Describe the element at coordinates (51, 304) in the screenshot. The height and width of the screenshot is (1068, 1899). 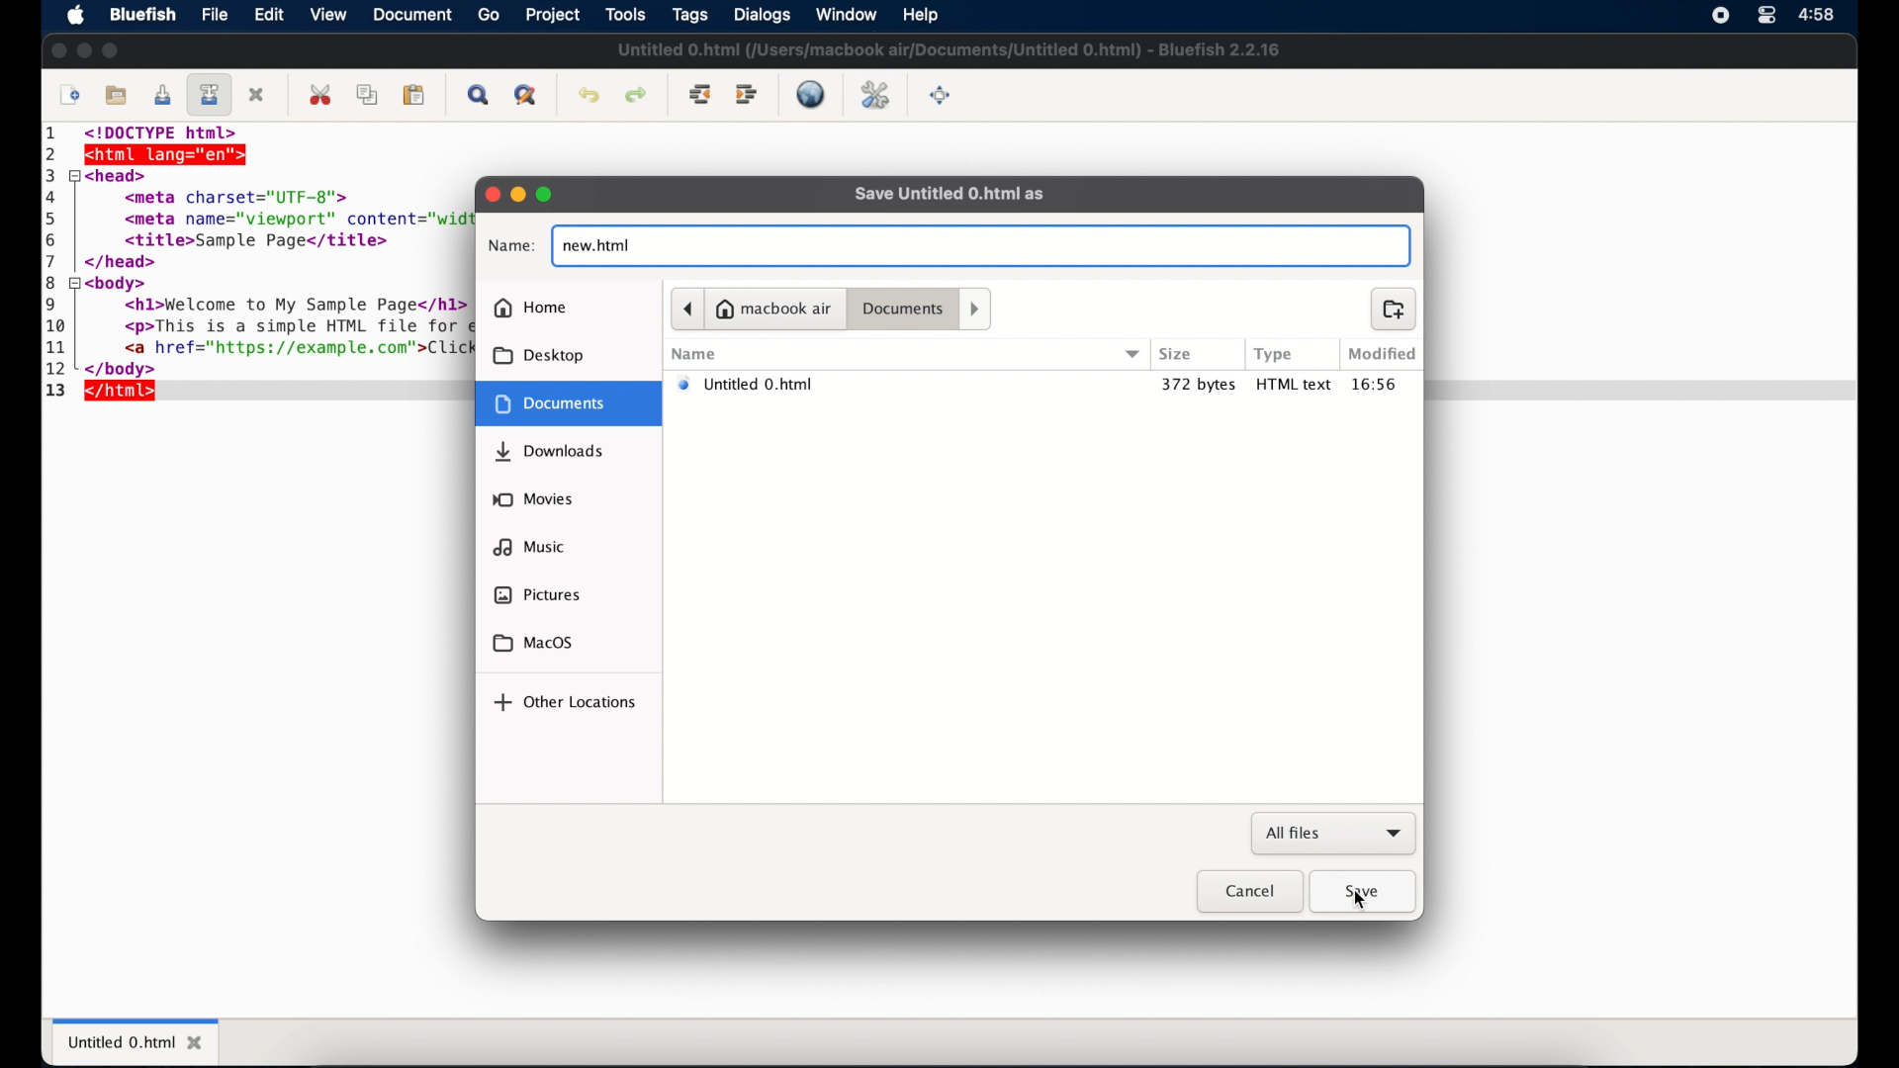
I see `9` at that location.